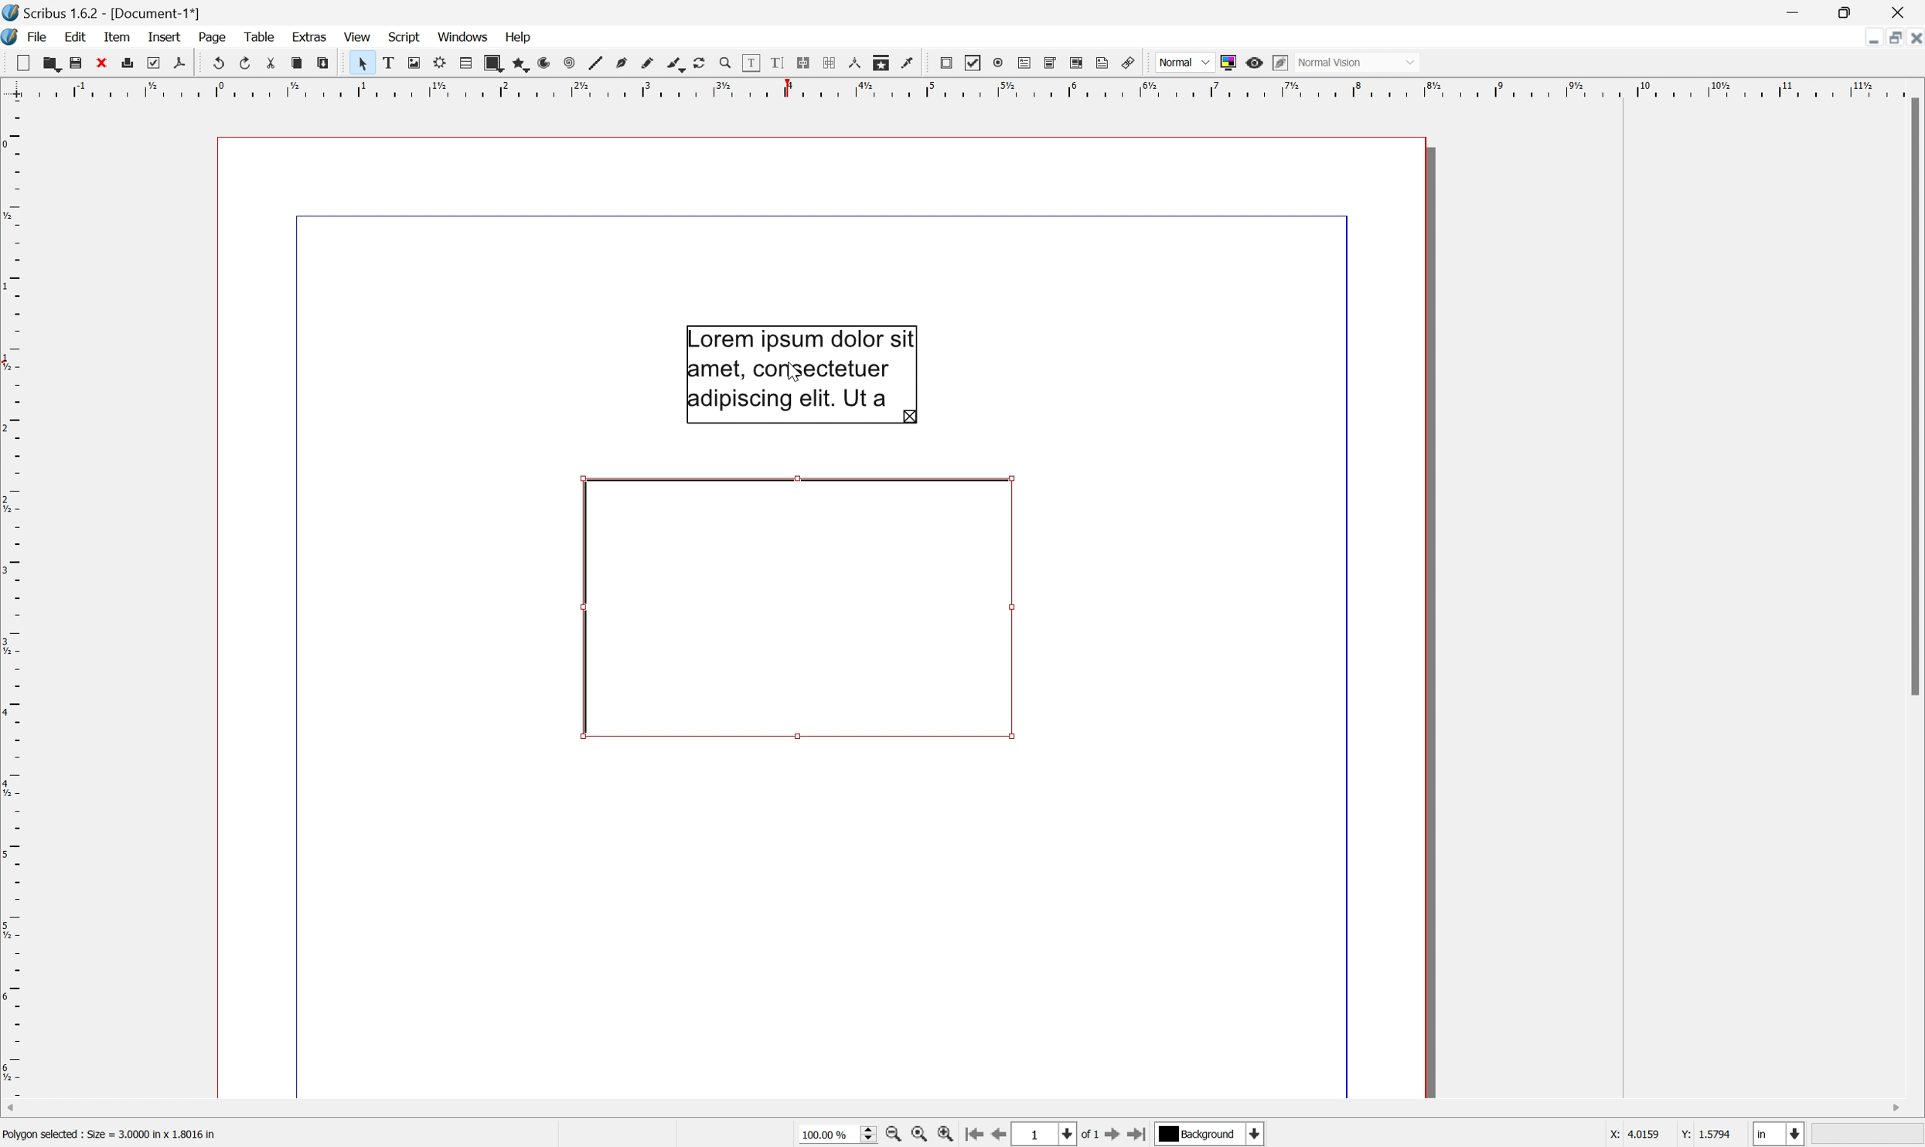 Image resolution: width=1925 pixels, height=1147 pixels. I want to click on Rotate item, so click(705, 63).